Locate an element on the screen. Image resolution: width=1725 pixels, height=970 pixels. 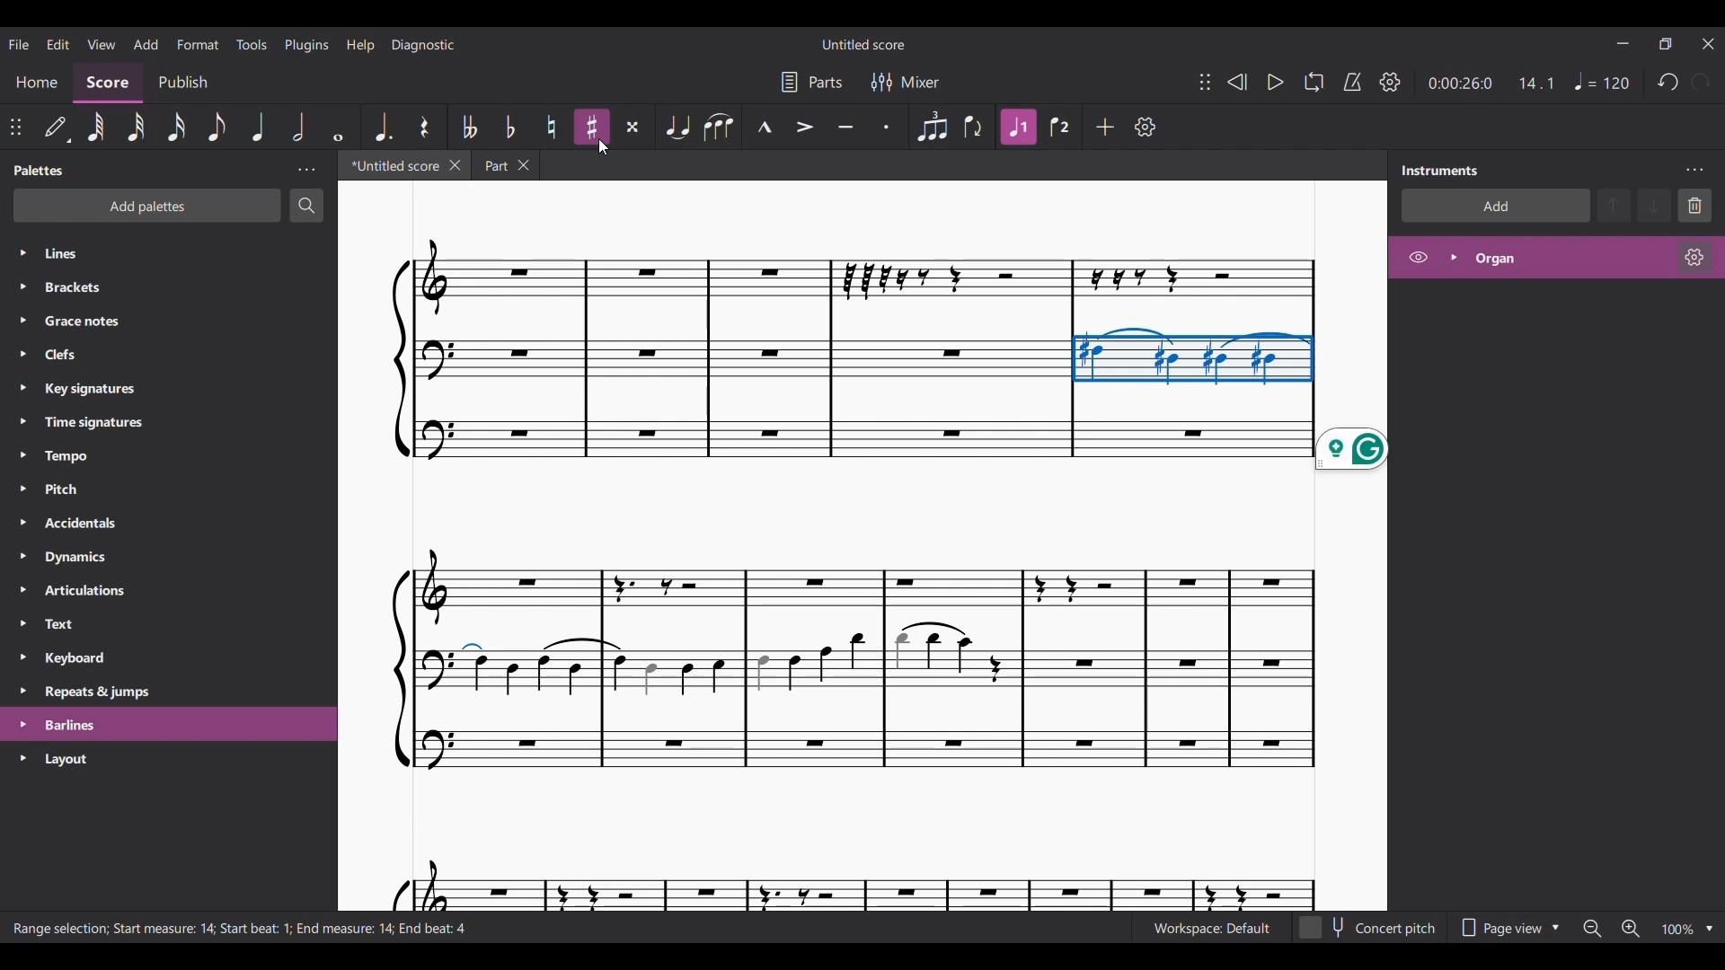
Redo is located at coordinates (1702, 82).